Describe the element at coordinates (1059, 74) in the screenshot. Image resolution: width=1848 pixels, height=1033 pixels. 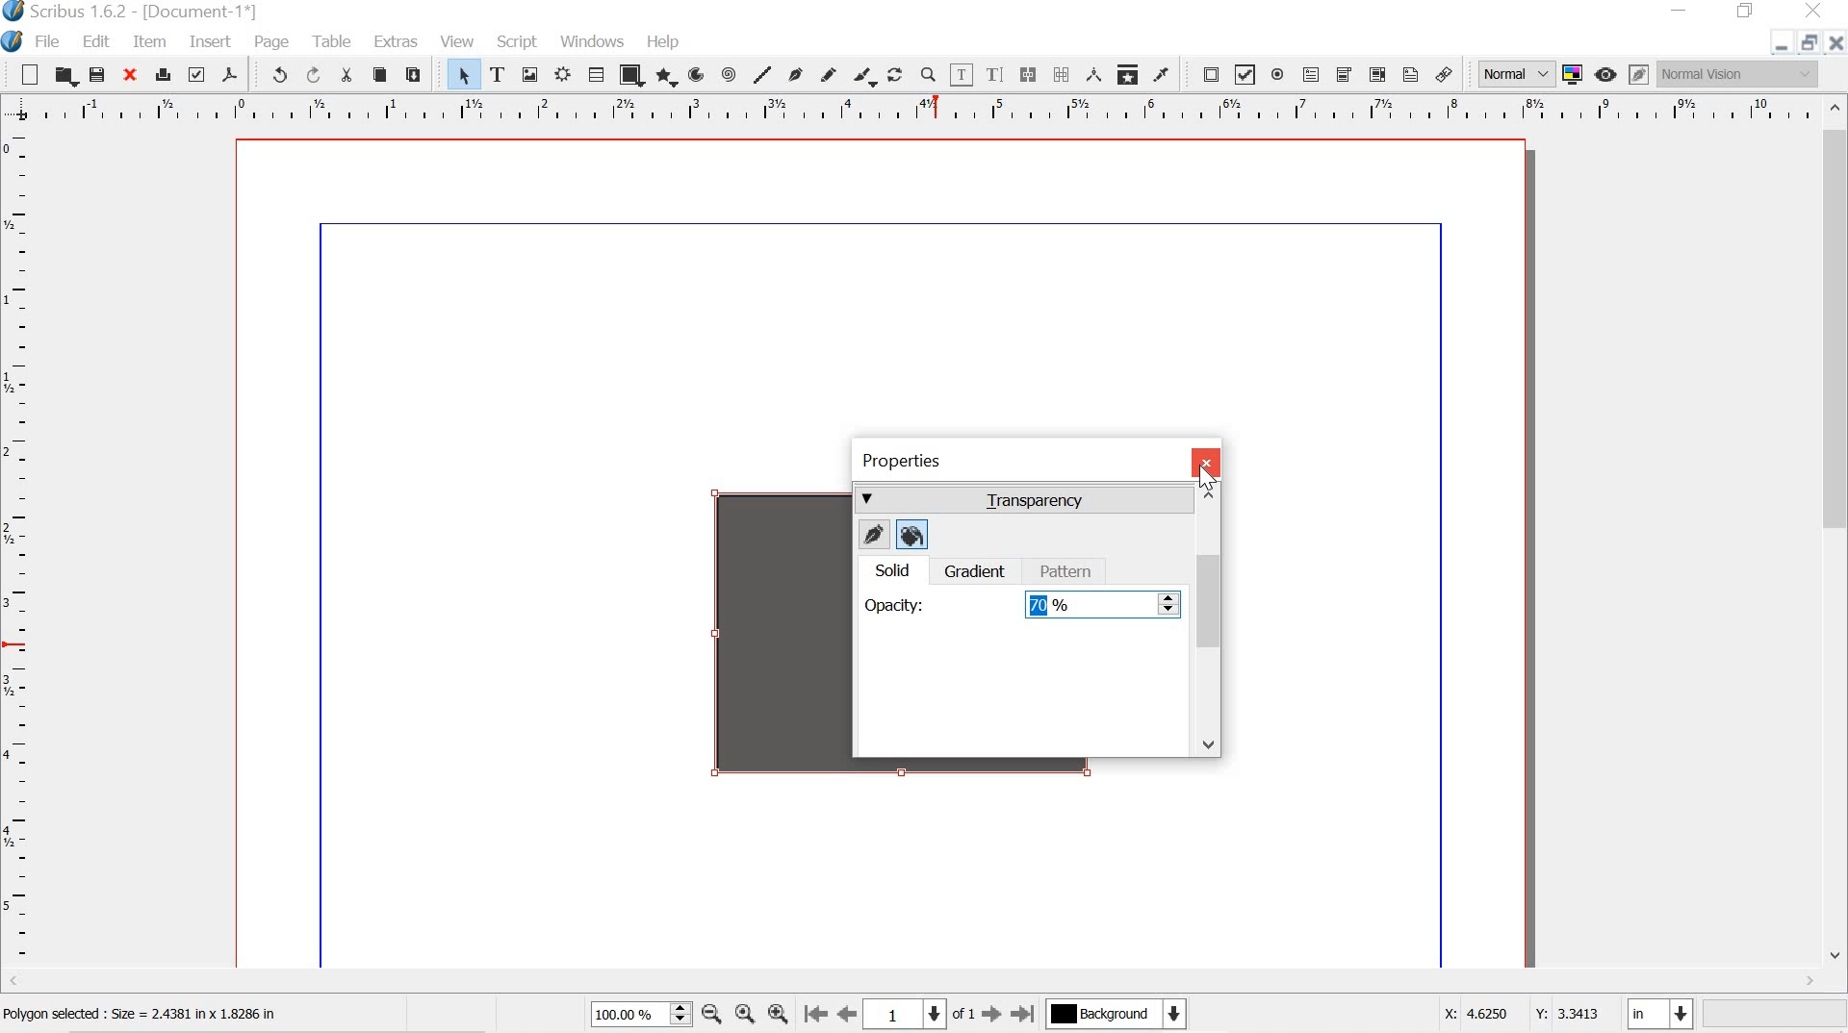
I see `unlink text frames` at that location.